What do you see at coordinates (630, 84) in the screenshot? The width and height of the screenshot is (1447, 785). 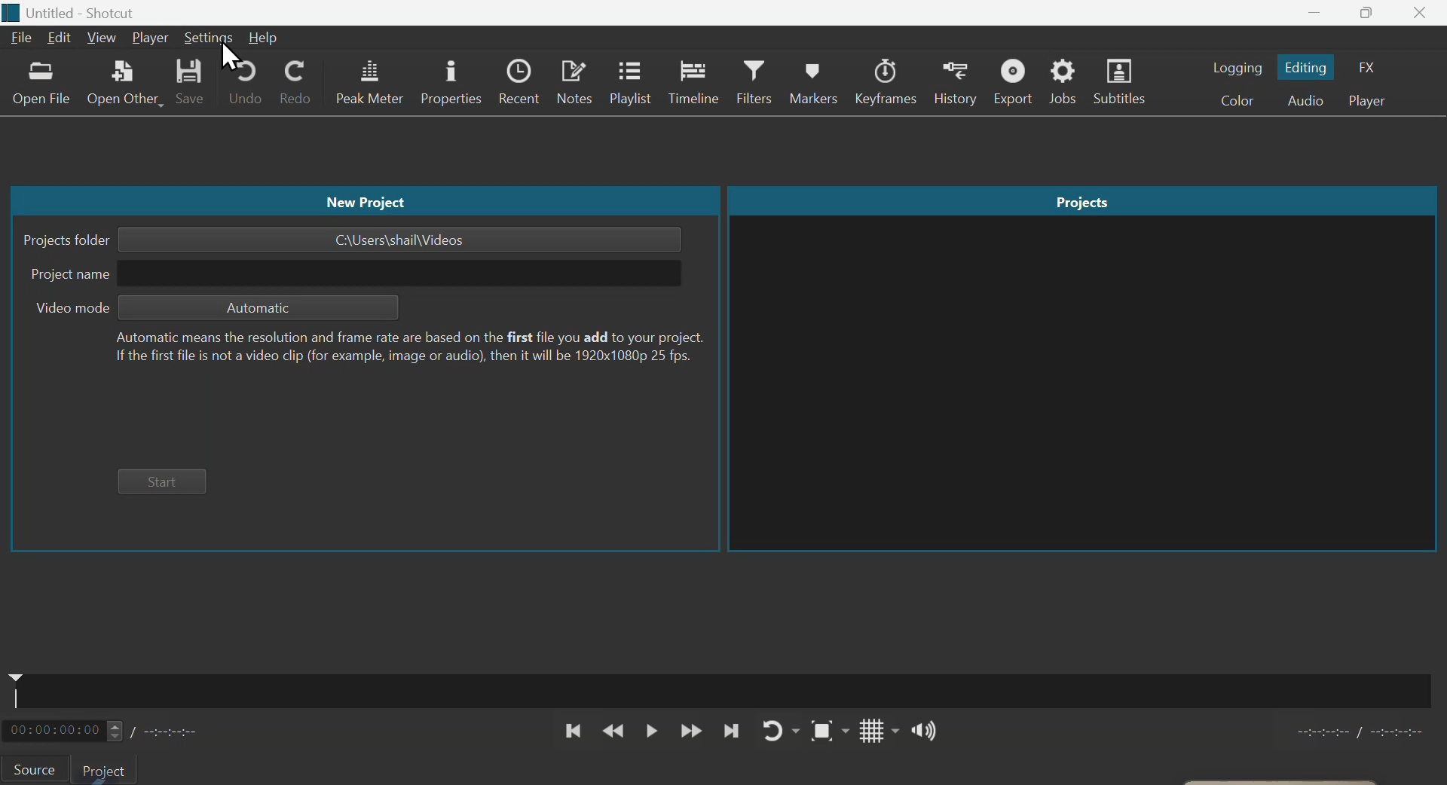 I see `Playlist` at bounding box center [630, 84].